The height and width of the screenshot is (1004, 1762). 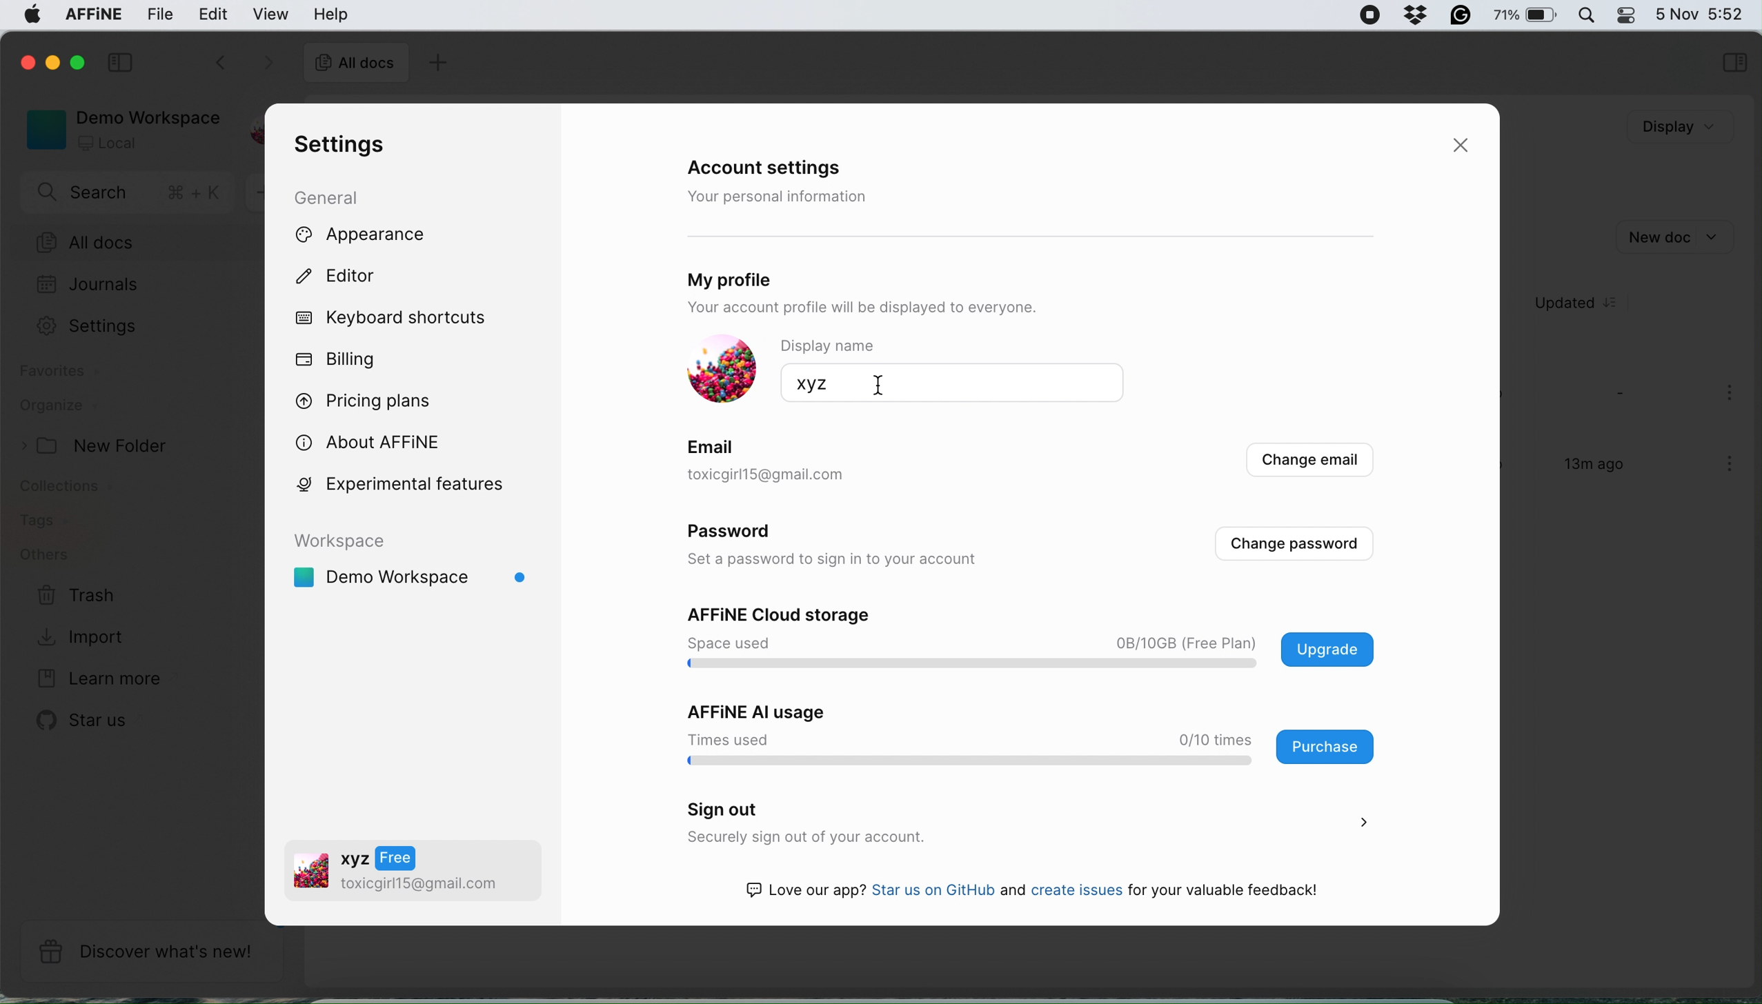 I want to click on billing, so click(x=337, y=360).